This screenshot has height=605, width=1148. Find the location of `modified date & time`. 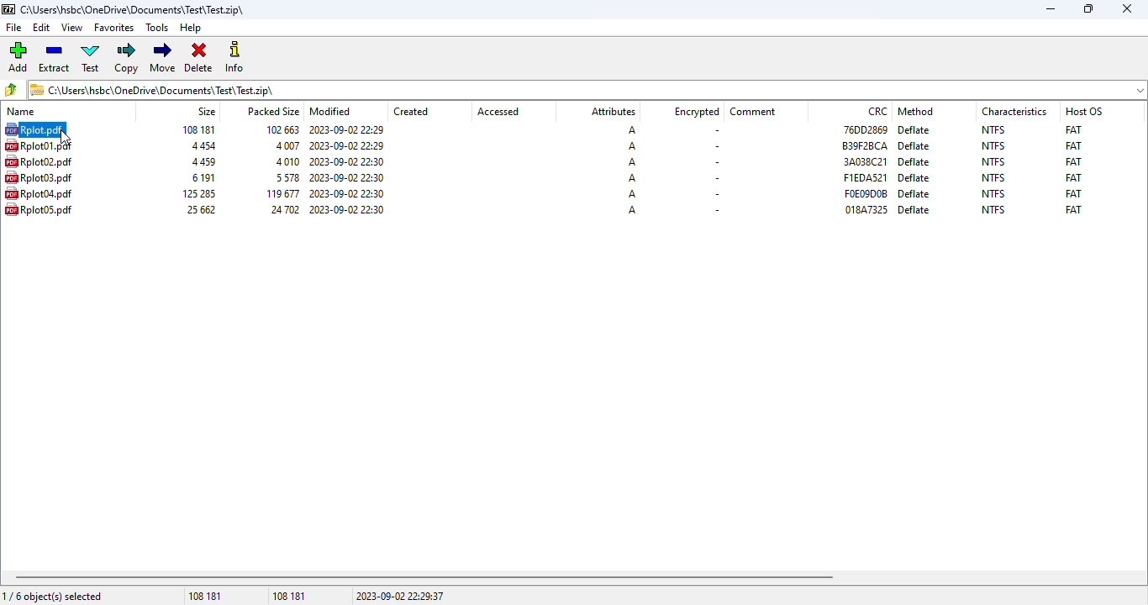

modified date & time is located at coordinates (347, 161).